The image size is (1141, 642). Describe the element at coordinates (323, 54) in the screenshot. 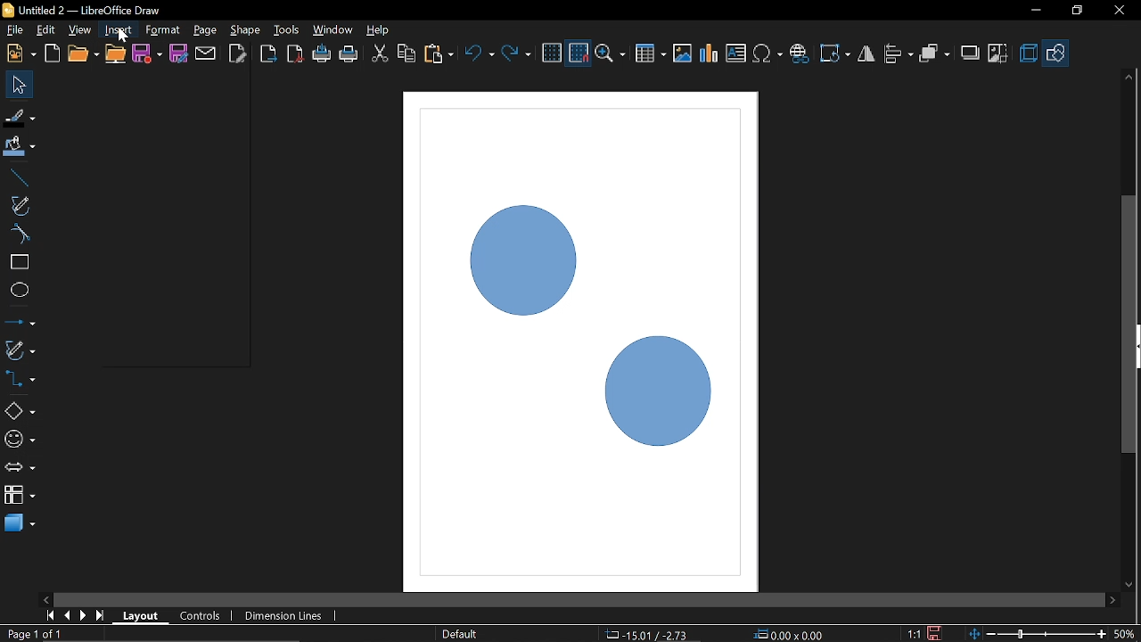

I see `print ` at that location.